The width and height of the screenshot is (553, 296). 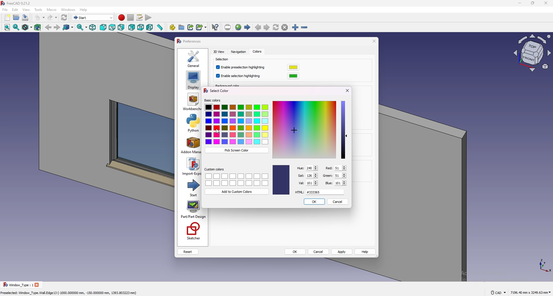 I want to click on help, so click(x=83, y=10).